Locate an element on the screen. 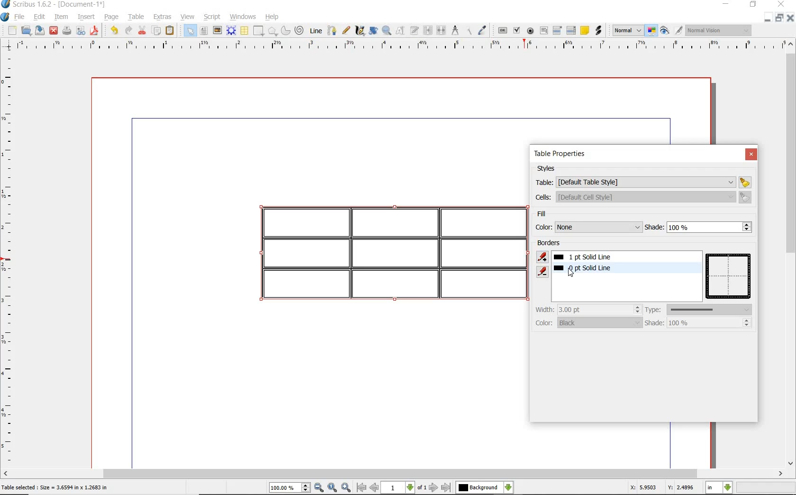 The width and height of the screenshot is (796, 495). edit text with story editor is located at coordinates (414, 30).